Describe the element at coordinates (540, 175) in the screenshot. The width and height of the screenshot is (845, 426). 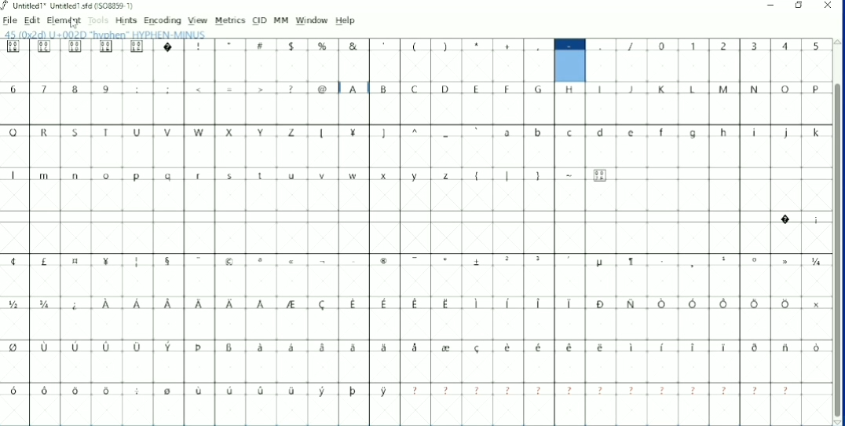
I see `Symbols` at that location.